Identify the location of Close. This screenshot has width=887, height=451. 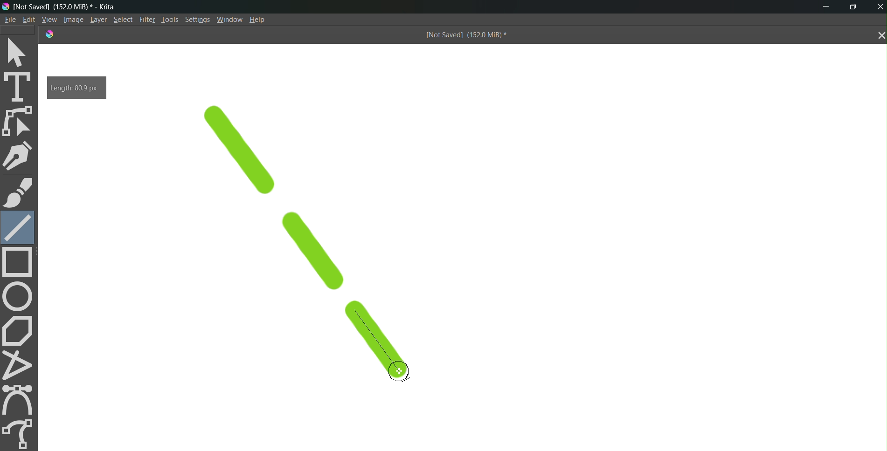
(879, 7).